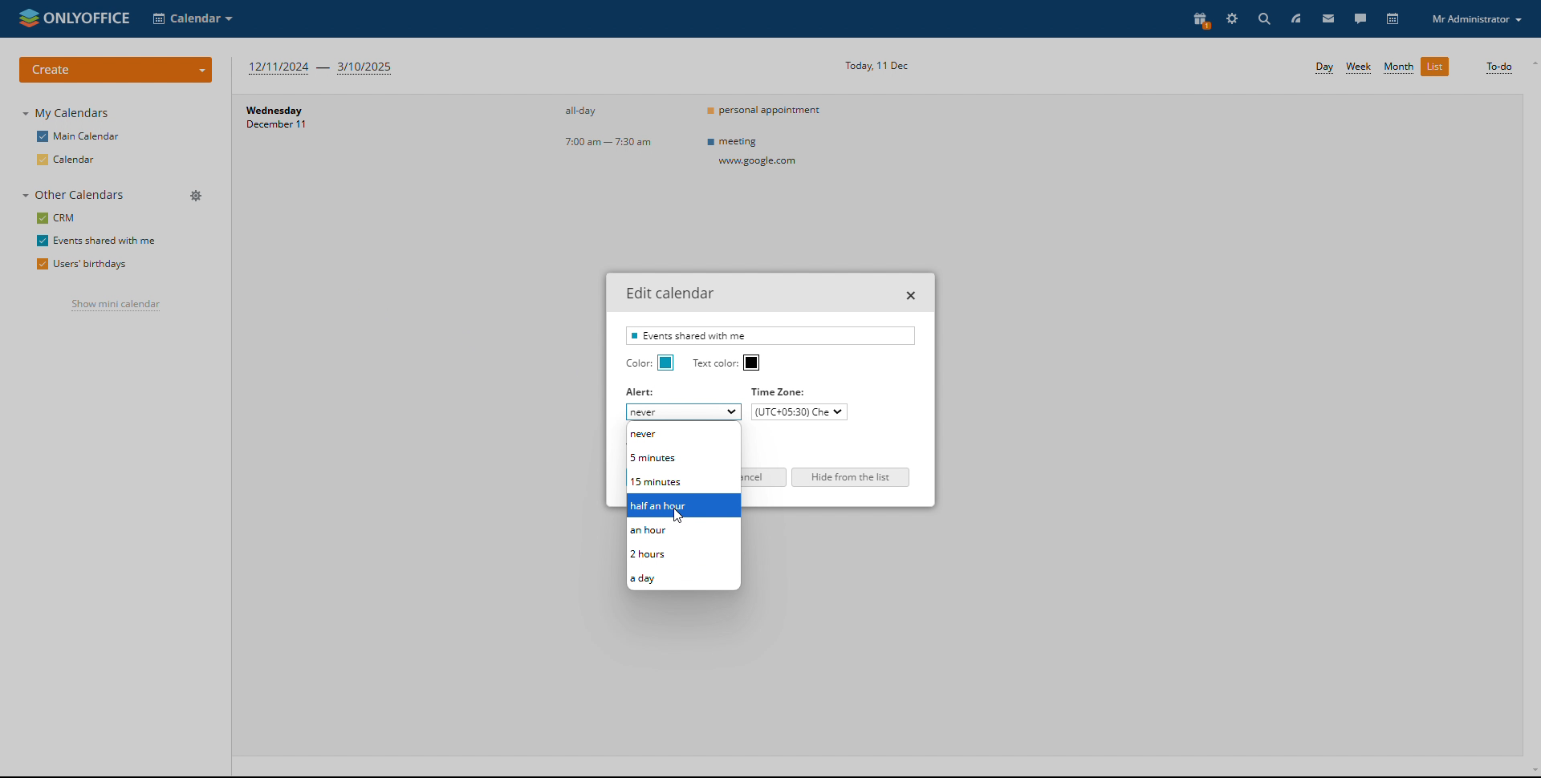 The image size is (1541, 778). Describe the element at coordinates (1360, 67) in the screenshot. I see `week view` at that location.